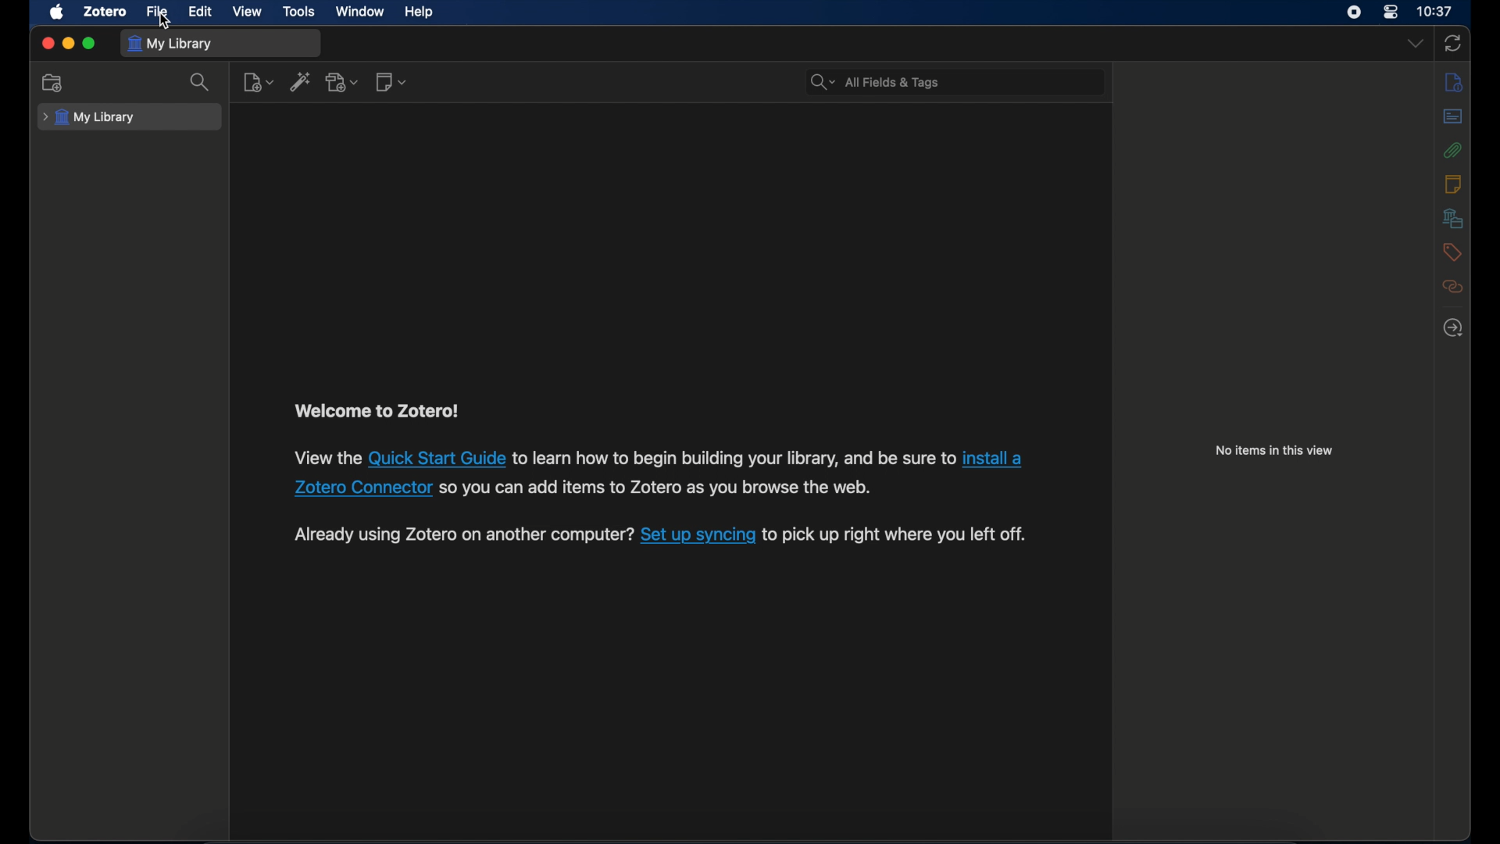  Describe the element at coordinates (1453, 252) in the screenshot. I see `tags` at that location.